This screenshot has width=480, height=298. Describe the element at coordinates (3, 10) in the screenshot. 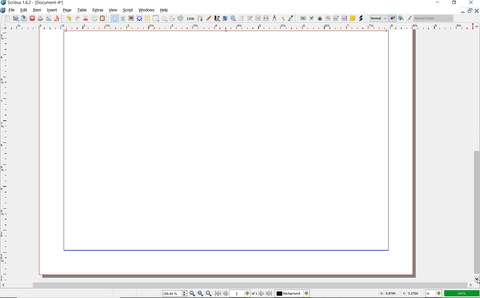

I see `system icon` at that location.